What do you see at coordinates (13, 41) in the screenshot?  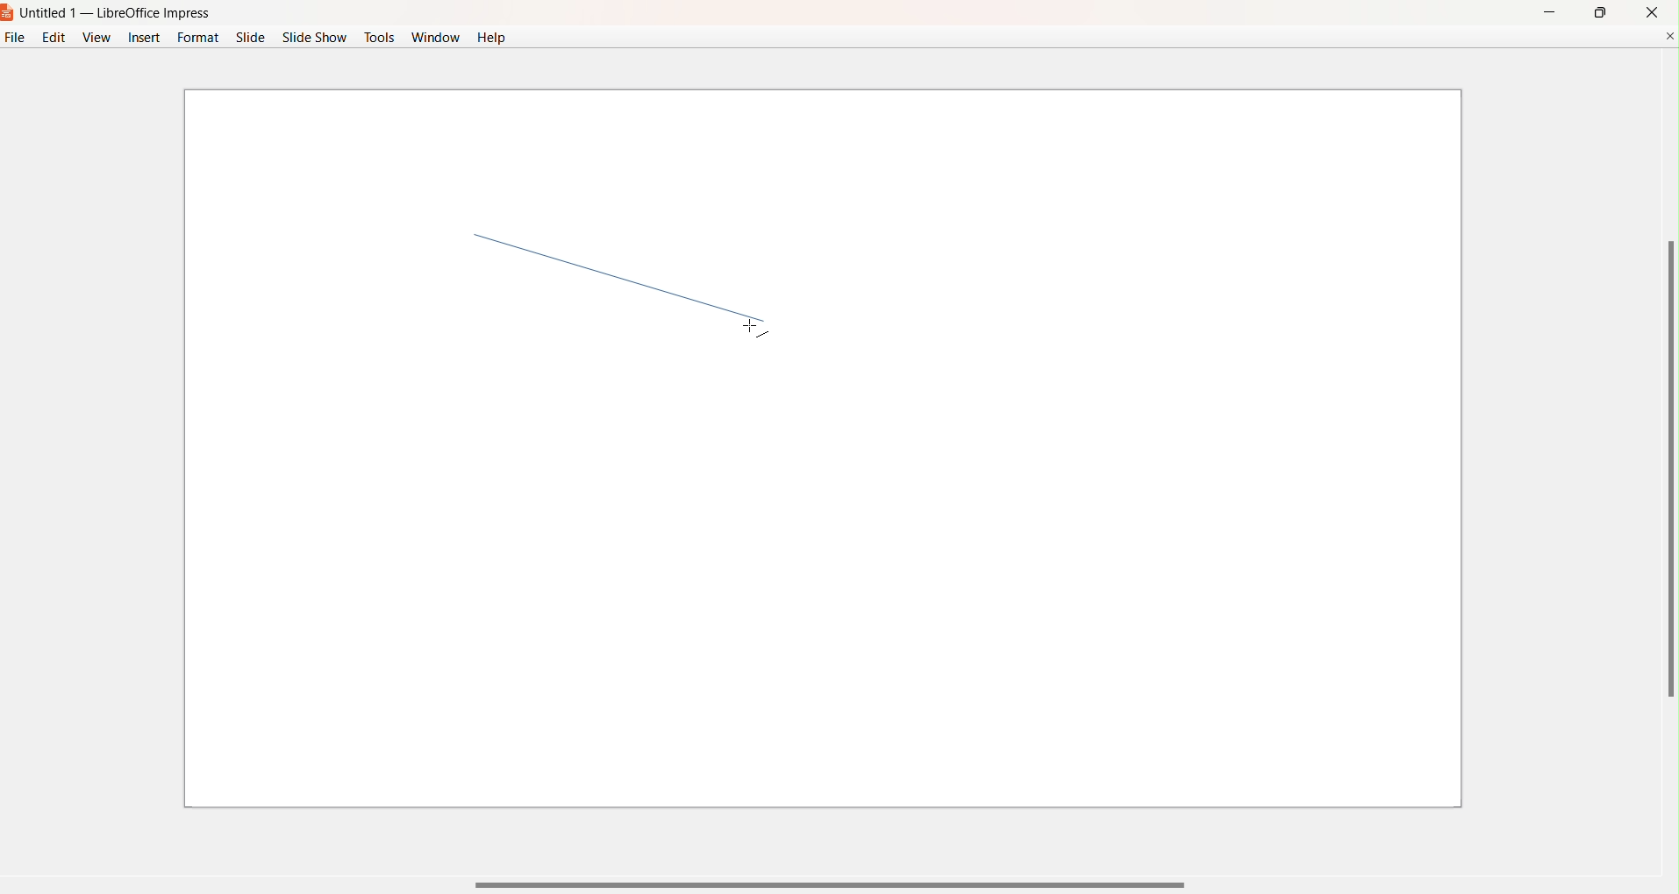 I see `File` at bounding box center [13, 41].